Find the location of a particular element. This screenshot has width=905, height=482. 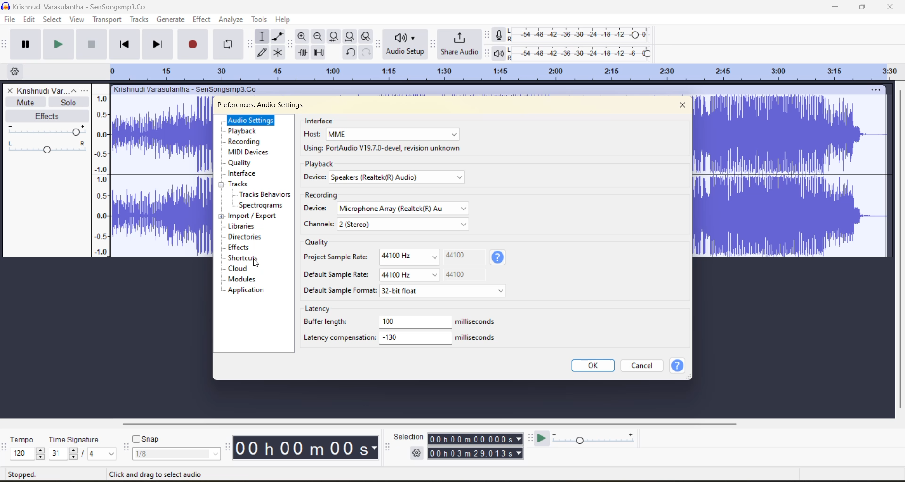

recording meter toolbar is located at coordinates (488, 35).